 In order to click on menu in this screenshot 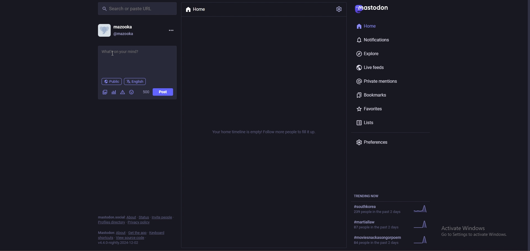, I will do `click(171, 30)`.